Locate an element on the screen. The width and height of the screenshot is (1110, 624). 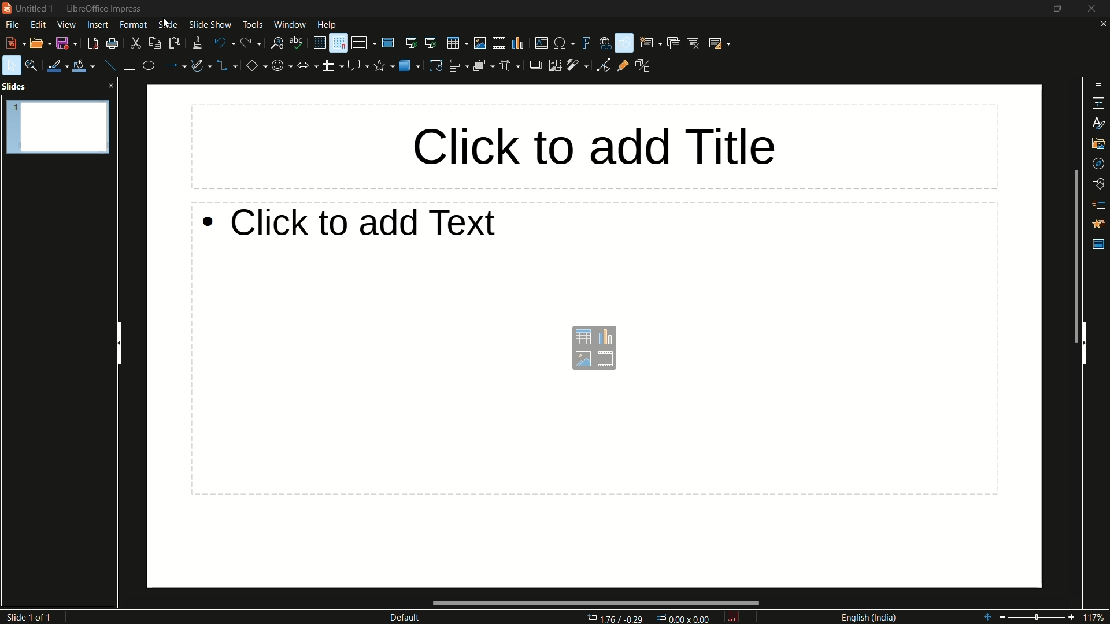
slides is located at coordinates (17, 87).